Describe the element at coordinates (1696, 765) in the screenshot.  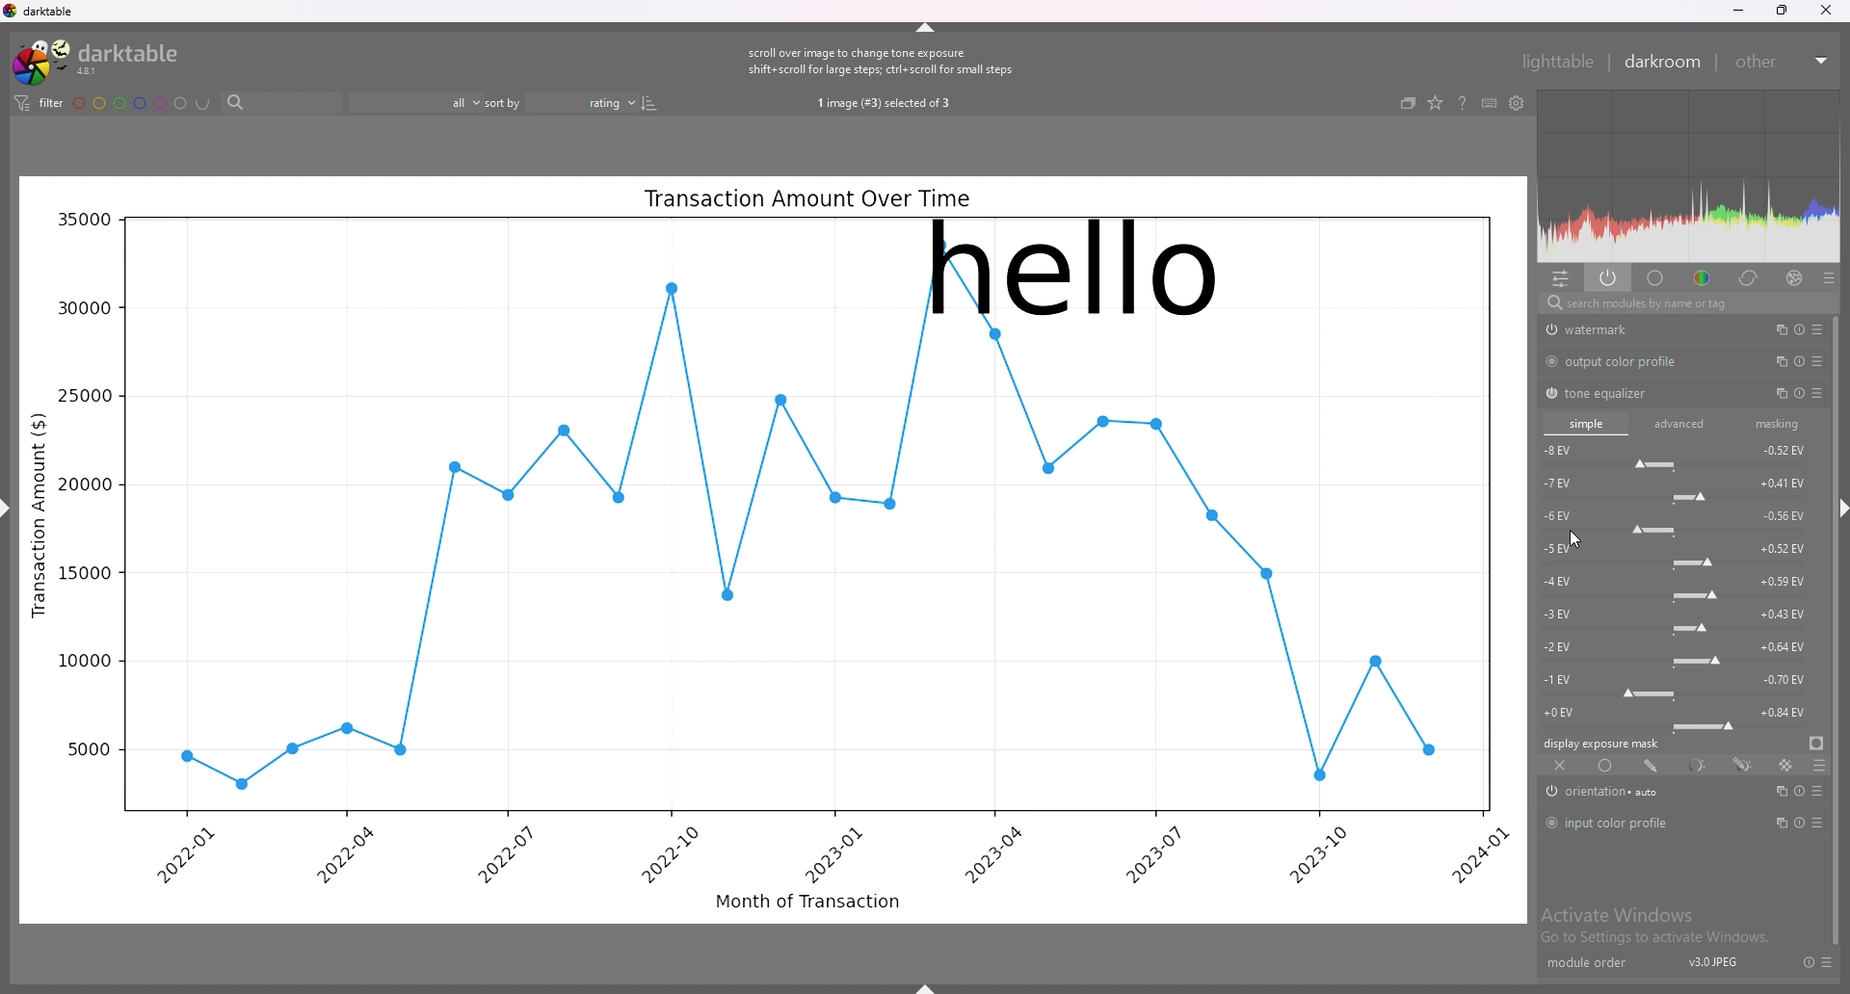
I see `parametric mask` at that location.